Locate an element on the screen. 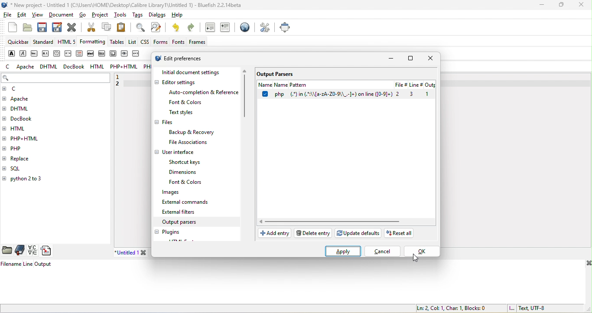  close is located at coordinates (73, 27).